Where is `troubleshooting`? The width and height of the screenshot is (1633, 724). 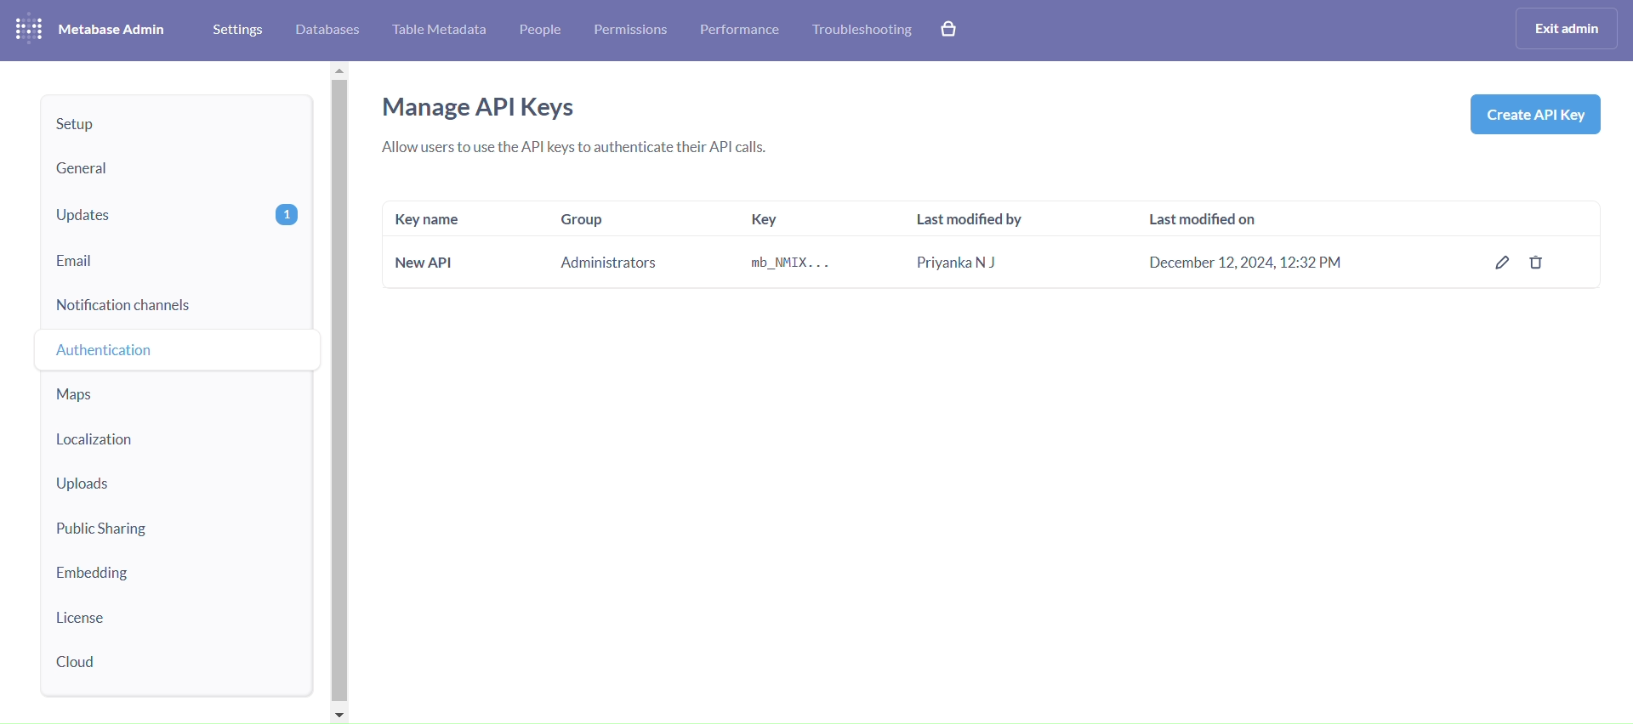
troubleshooting is located at coordinates (862, 31).